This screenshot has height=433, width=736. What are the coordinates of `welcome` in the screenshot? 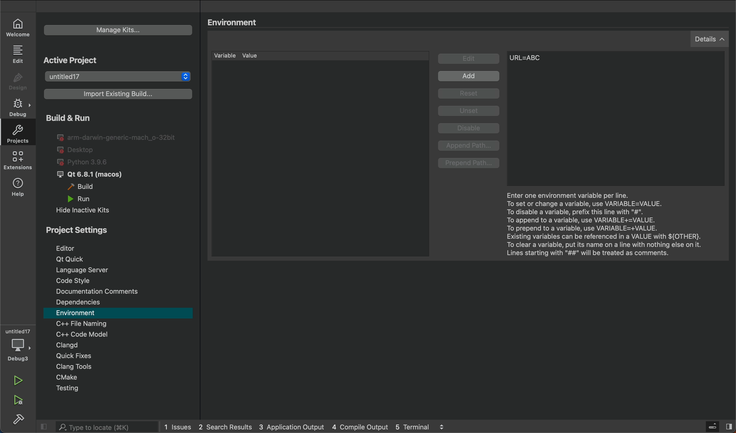 It's located at (18, 27).